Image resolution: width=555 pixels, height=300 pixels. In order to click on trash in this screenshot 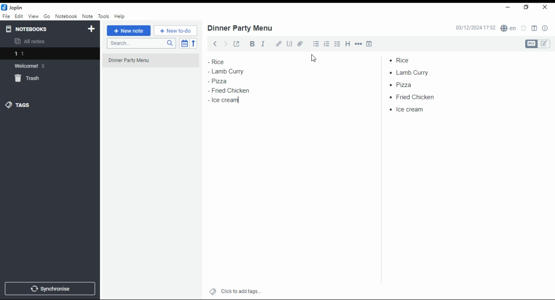, I will do `click(29, 78)`.